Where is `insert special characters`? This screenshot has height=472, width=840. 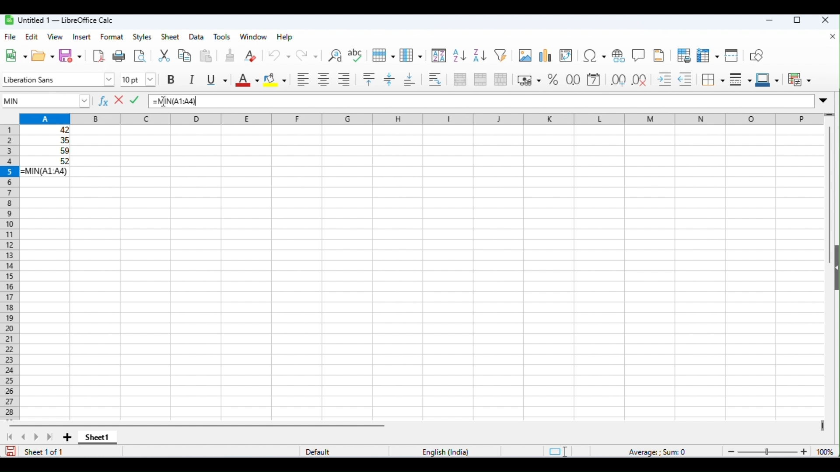
insert special characters is located at coordinates (594, 56).